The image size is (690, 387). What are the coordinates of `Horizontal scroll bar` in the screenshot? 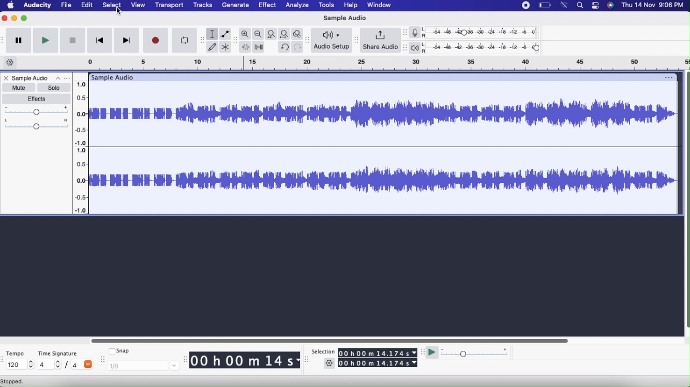 It's located at (330, 339).